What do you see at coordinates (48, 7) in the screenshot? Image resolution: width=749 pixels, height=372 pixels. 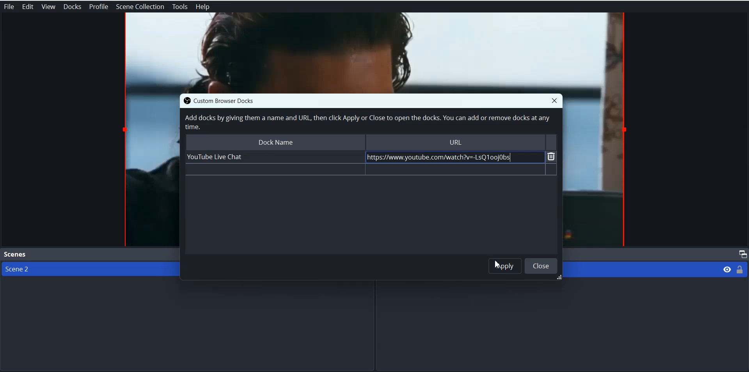 I see `View` at bounding box center [48, 7].